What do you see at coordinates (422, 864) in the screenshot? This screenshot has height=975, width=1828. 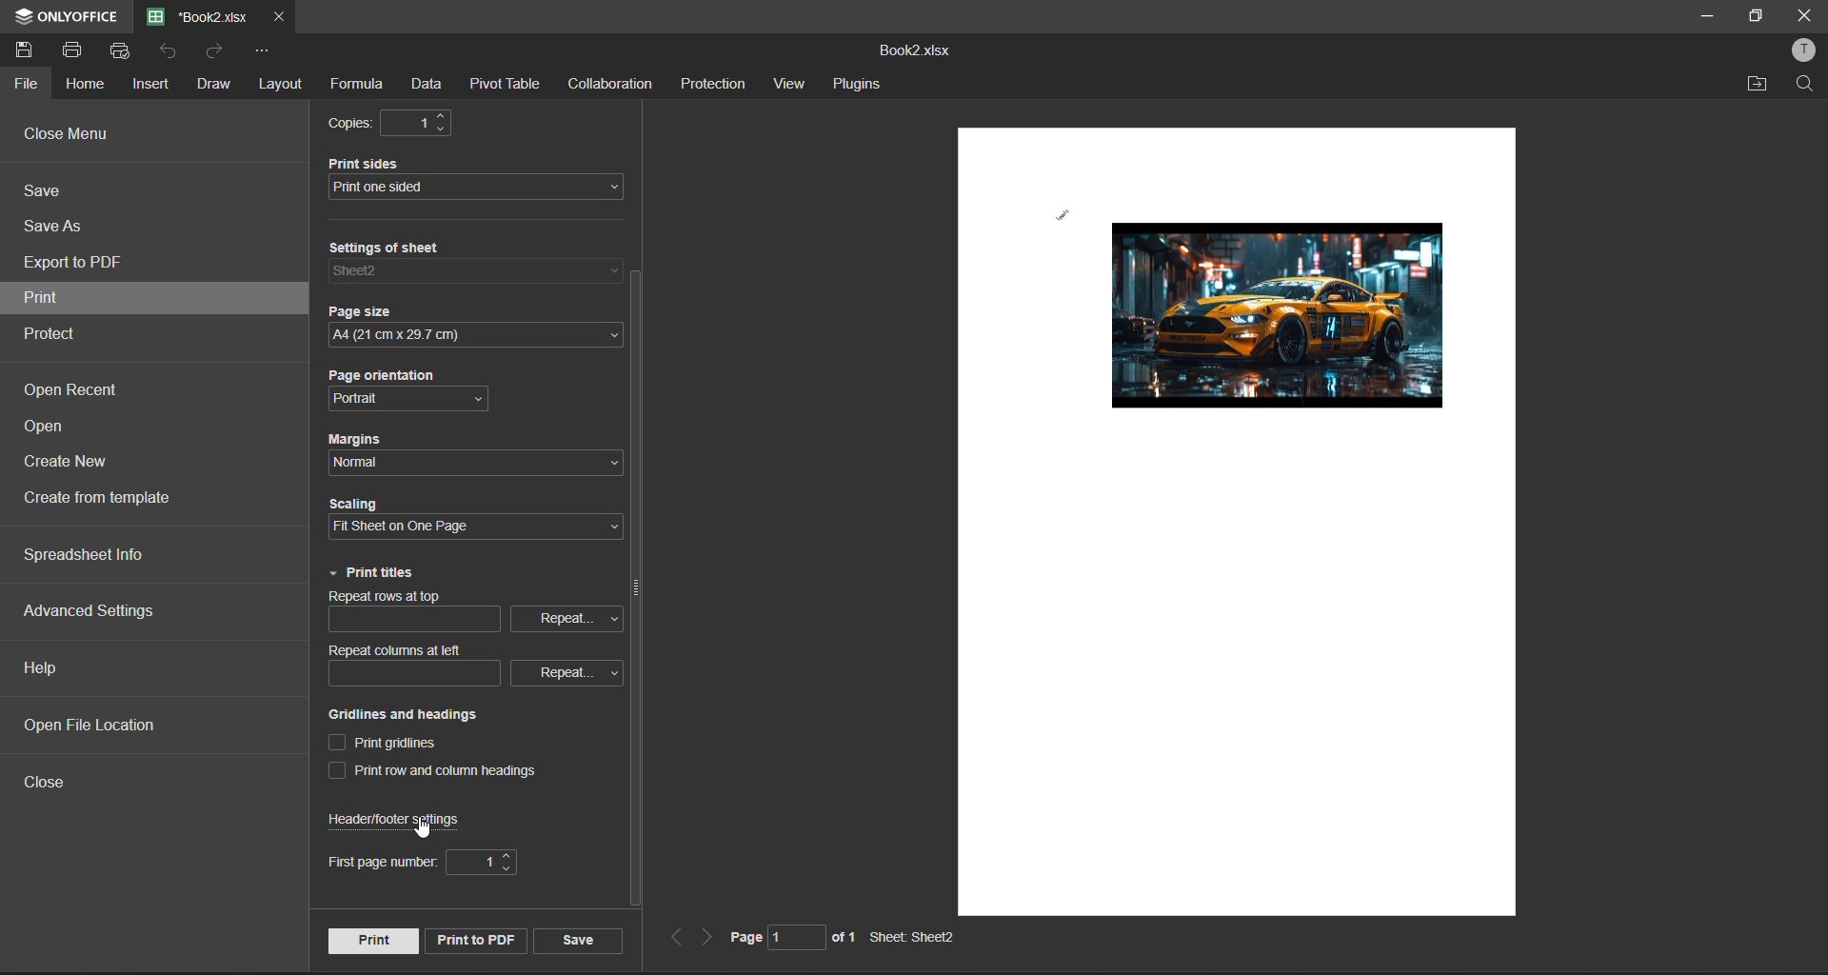 I see `first page number` at bounding box center [422, 864].